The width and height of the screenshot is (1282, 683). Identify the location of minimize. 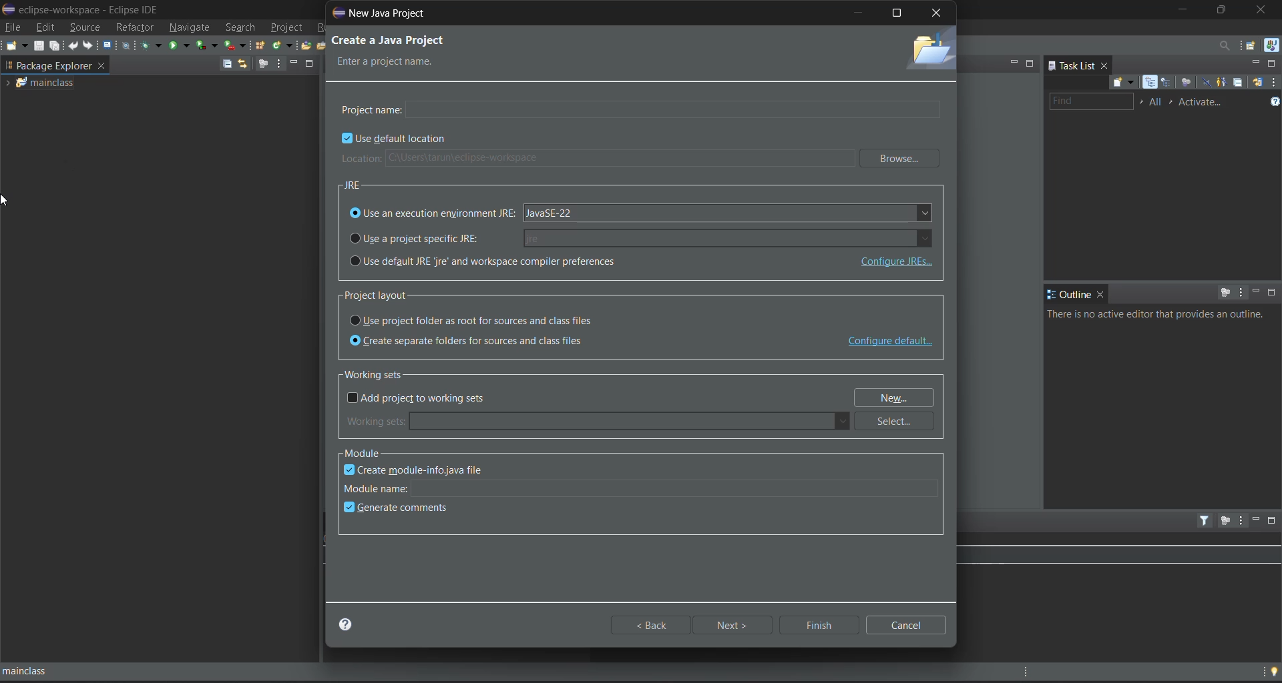
(1181, 11).